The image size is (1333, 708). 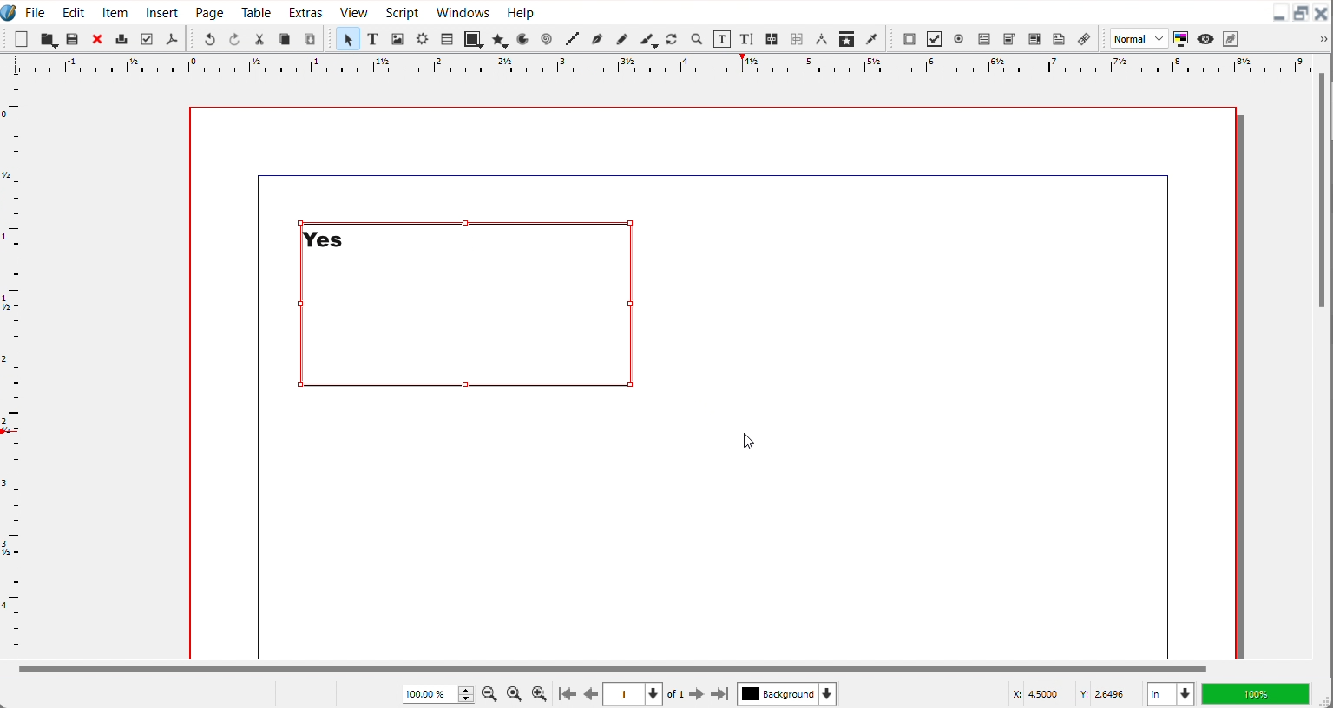 What do you see at coordinates (122, 38) in the screenshot?
I see `Print` at bounding box center [122, 38].